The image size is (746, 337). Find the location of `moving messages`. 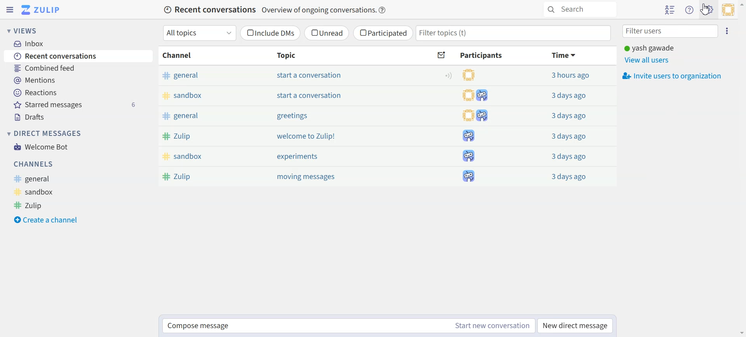

moving messages is located at coordinates (307, 177).